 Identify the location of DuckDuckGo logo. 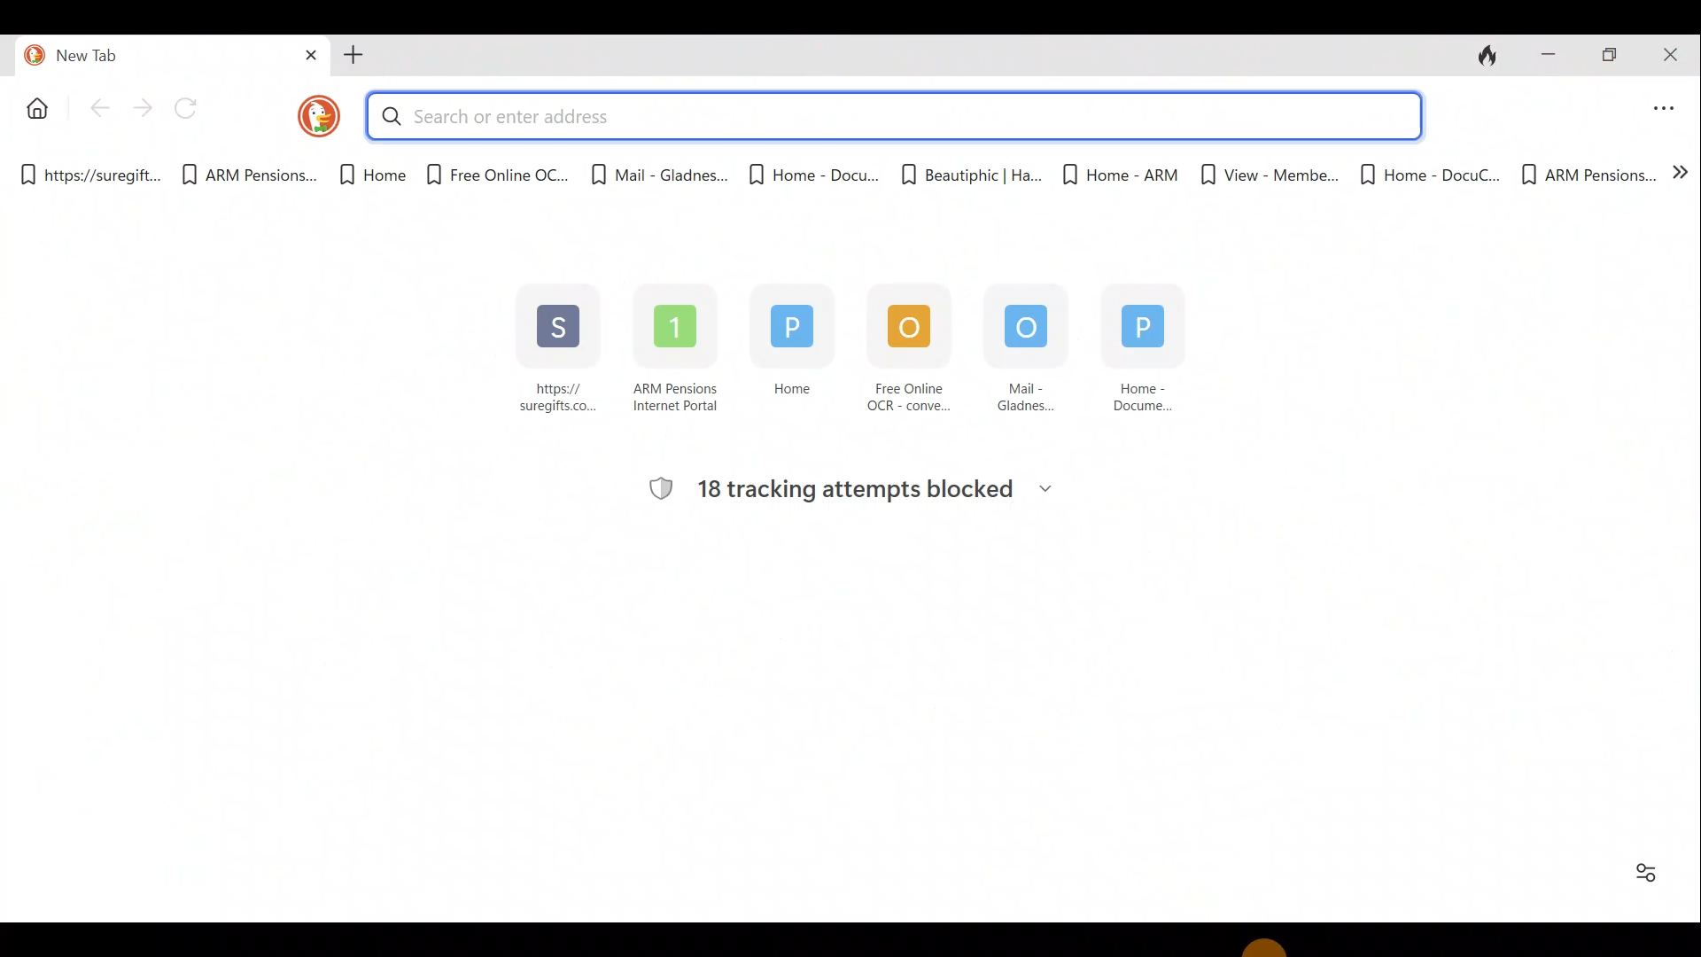
(305, 115).